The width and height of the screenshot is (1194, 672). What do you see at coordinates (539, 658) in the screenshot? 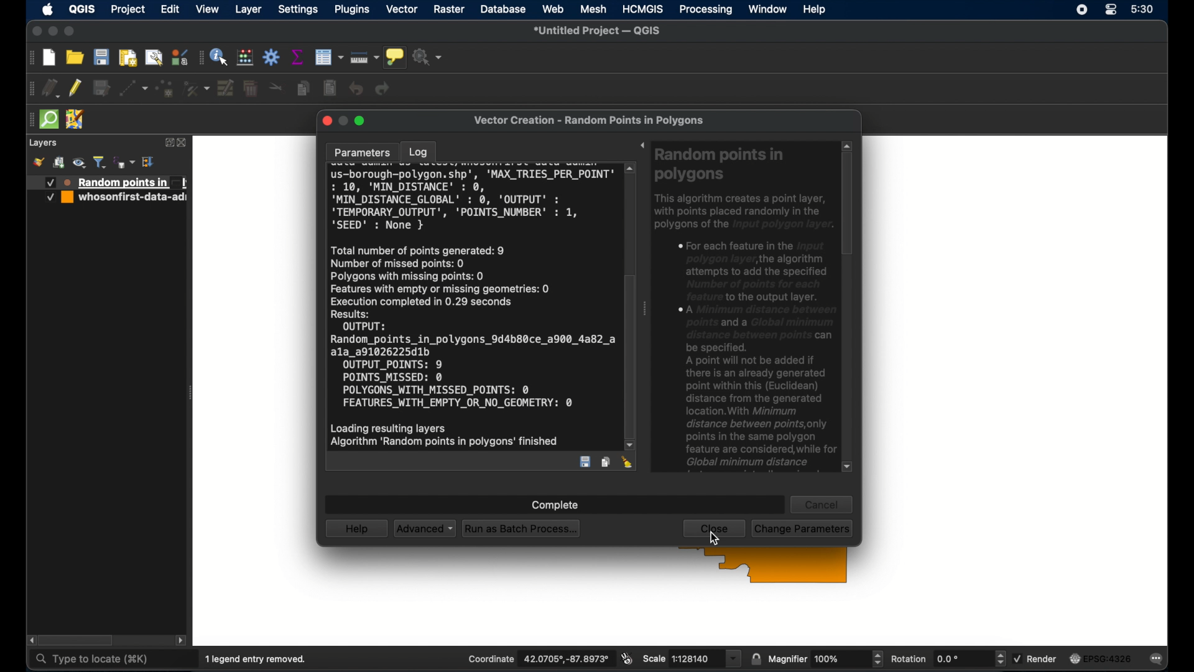
I see `coordinate` at bounding box center [539, 658].